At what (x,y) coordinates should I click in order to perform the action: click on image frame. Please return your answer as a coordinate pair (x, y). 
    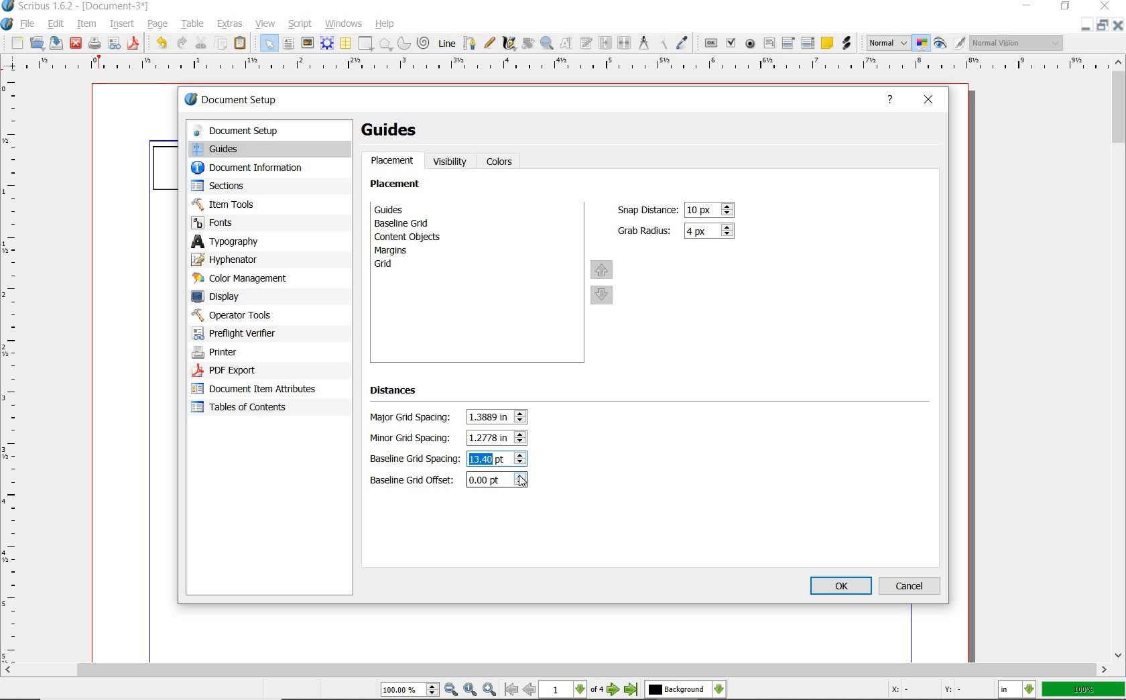
    Looking at the image, I should click on (308, 44).